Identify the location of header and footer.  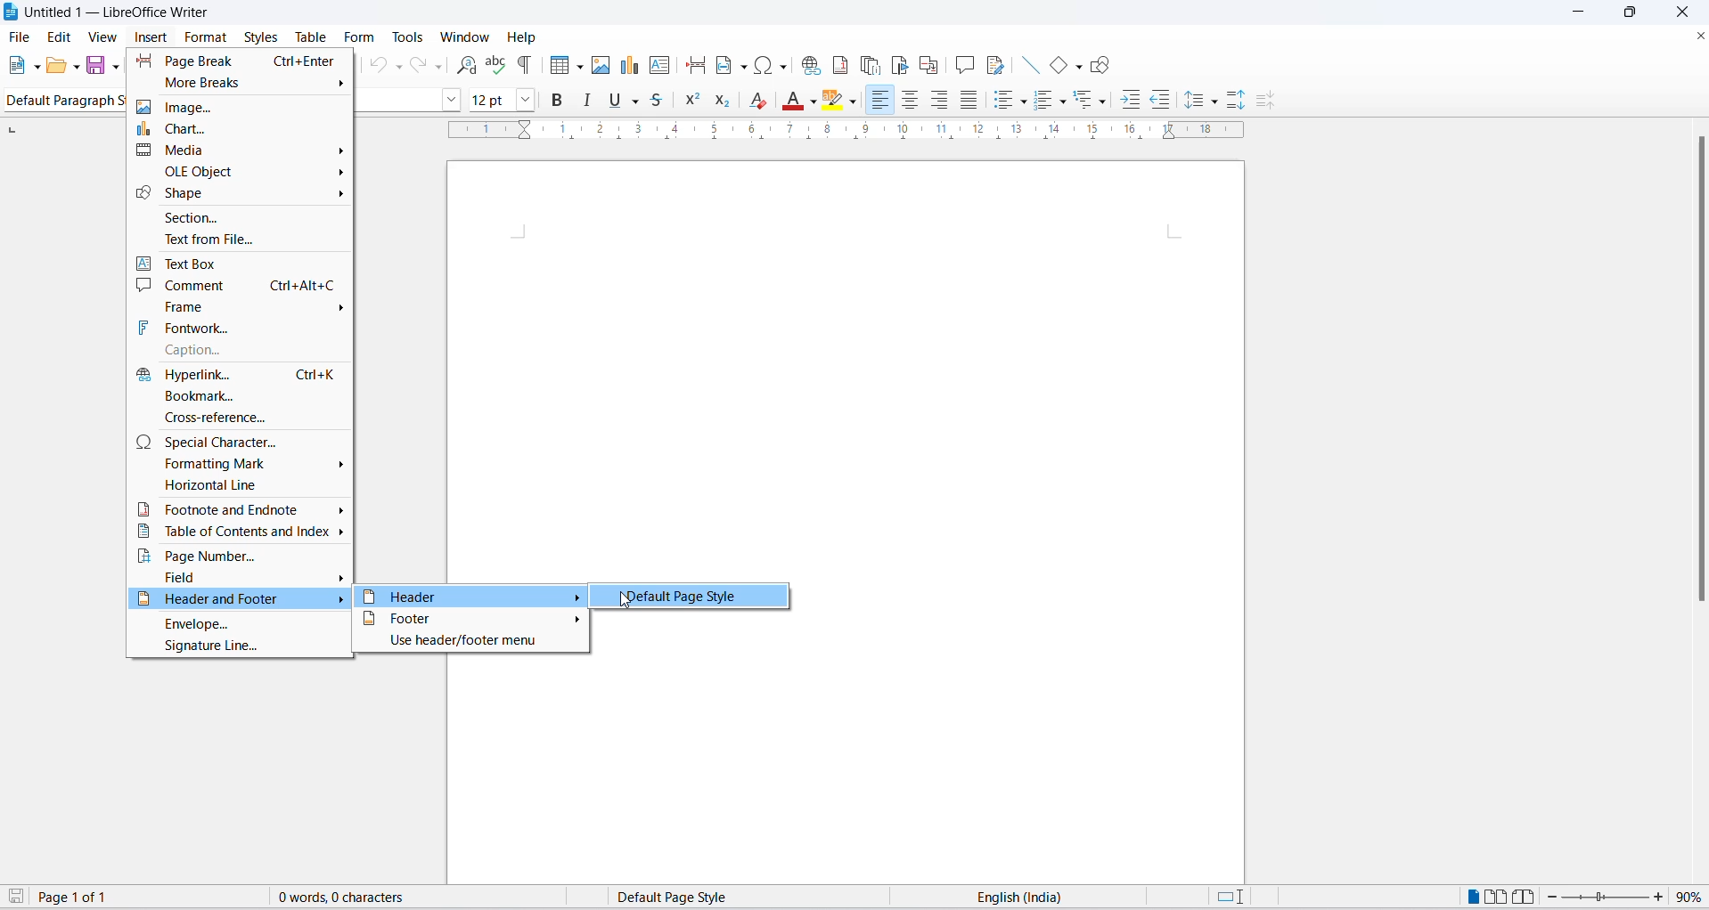
(240, 601).